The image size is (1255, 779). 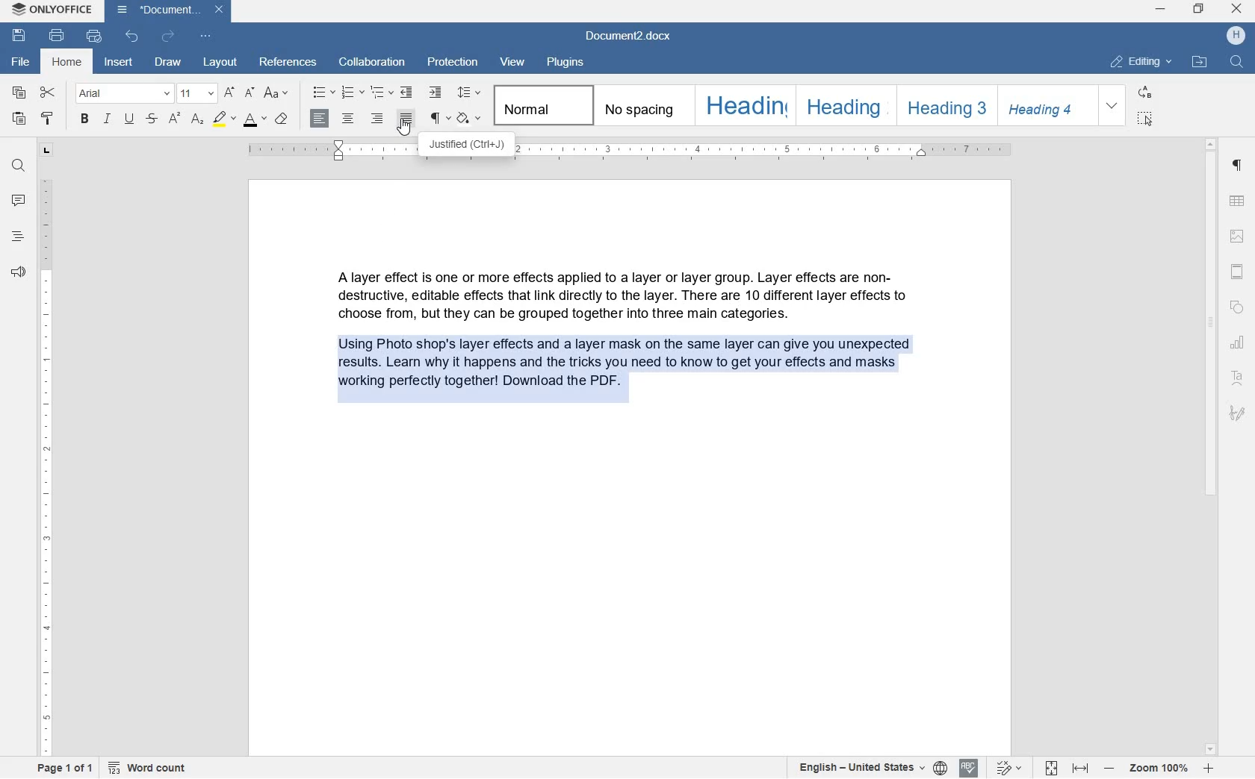 I want to click on PLUGINS, so click(x=565, y=63).